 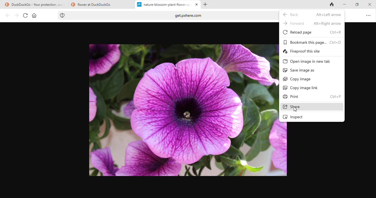 I want to click on back, so click(x=6, y=16).